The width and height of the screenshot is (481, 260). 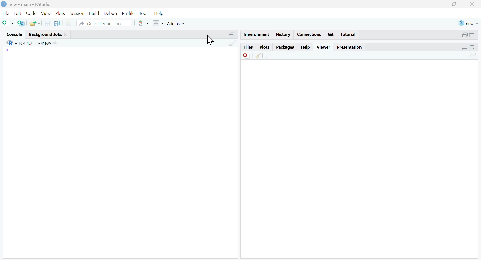 What do you see at coordinates (7, 50) in the screenshot?
I see `>` at bounding box center [7, 50].